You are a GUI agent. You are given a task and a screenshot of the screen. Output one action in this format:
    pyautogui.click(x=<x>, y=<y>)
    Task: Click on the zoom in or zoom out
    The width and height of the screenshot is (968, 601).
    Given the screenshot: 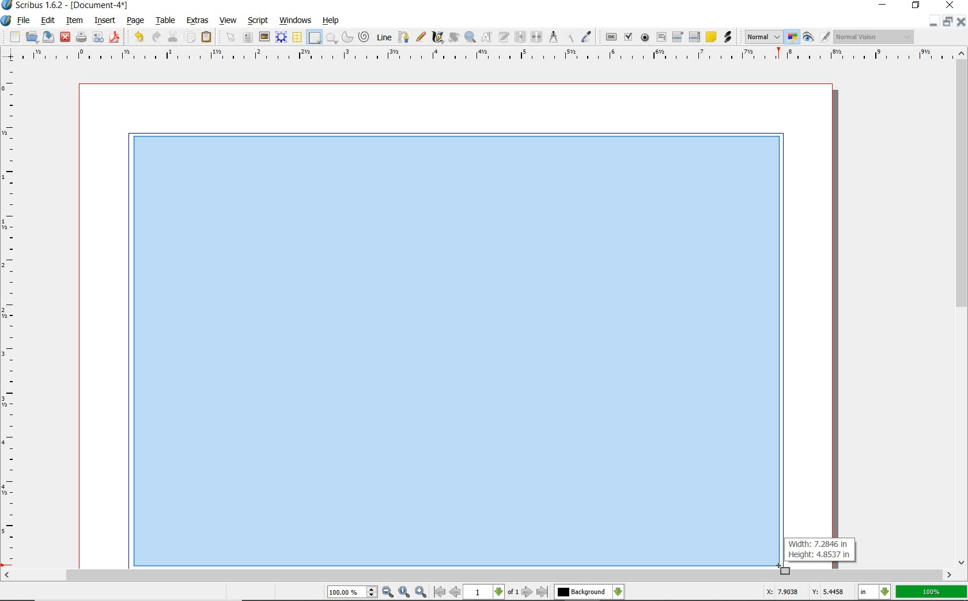 What is the action you would take?
    pyautogui.click(x=470, y=38)
    